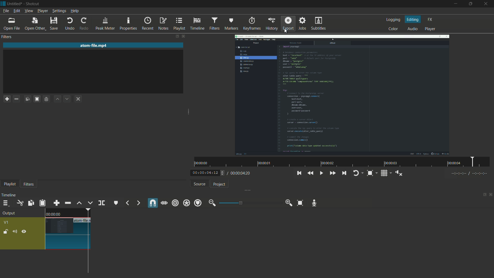  I want to click on output, so click(10, 213).